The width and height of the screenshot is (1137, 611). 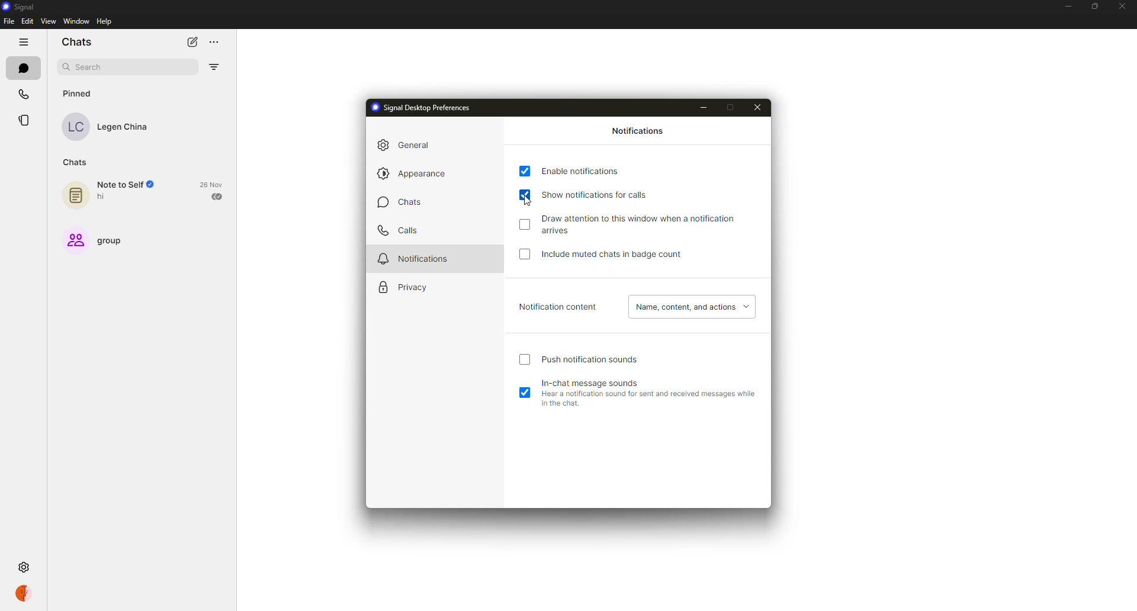 What do you see at coordinates (733, 108) in the screenshot?
I see `maximize` at bounding box center [733, 108].